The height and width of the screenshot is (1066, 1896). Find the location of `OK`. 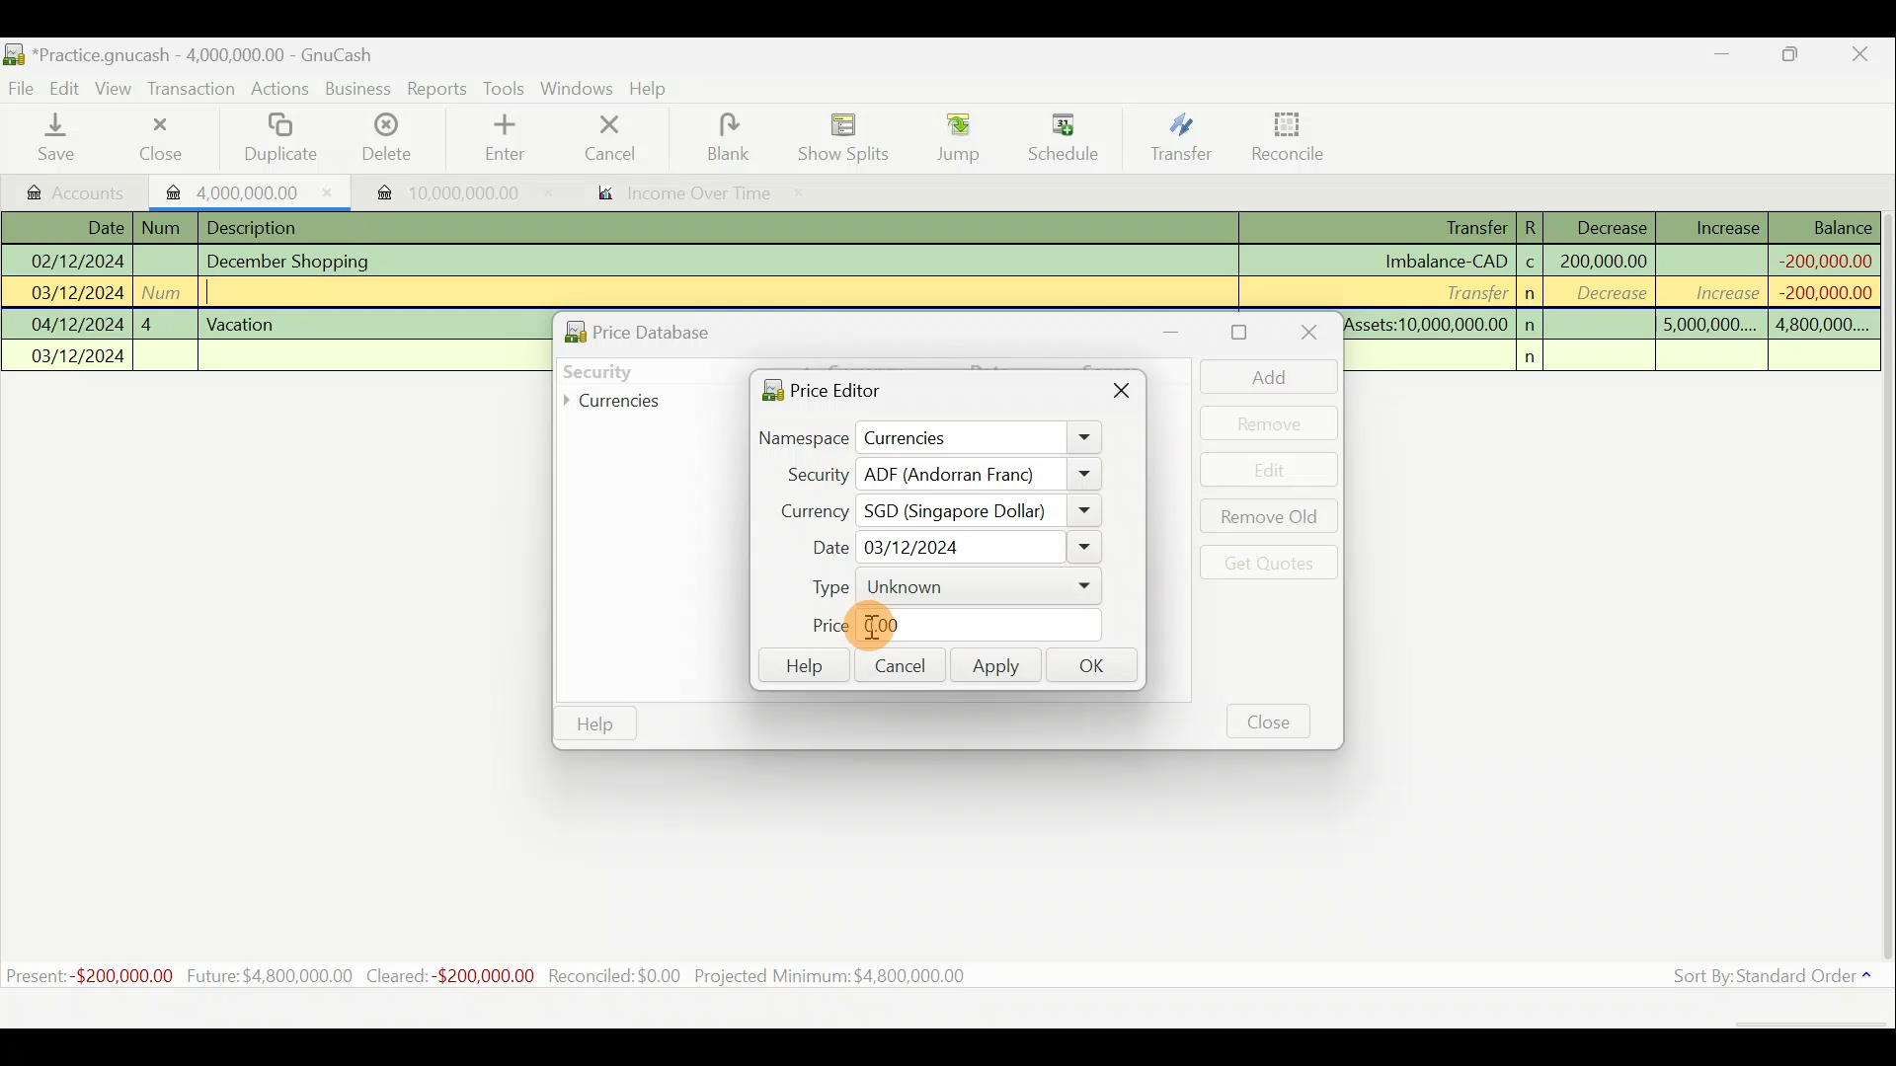

OK is located at coordinates (1097, 667).